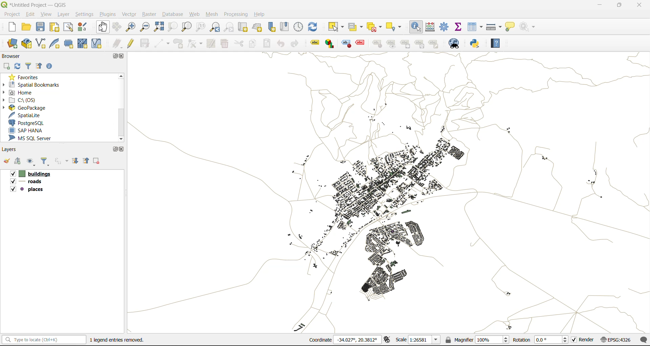 This screenshot has height=346, width=650. I want to click on zoom out, so click(145, 27).